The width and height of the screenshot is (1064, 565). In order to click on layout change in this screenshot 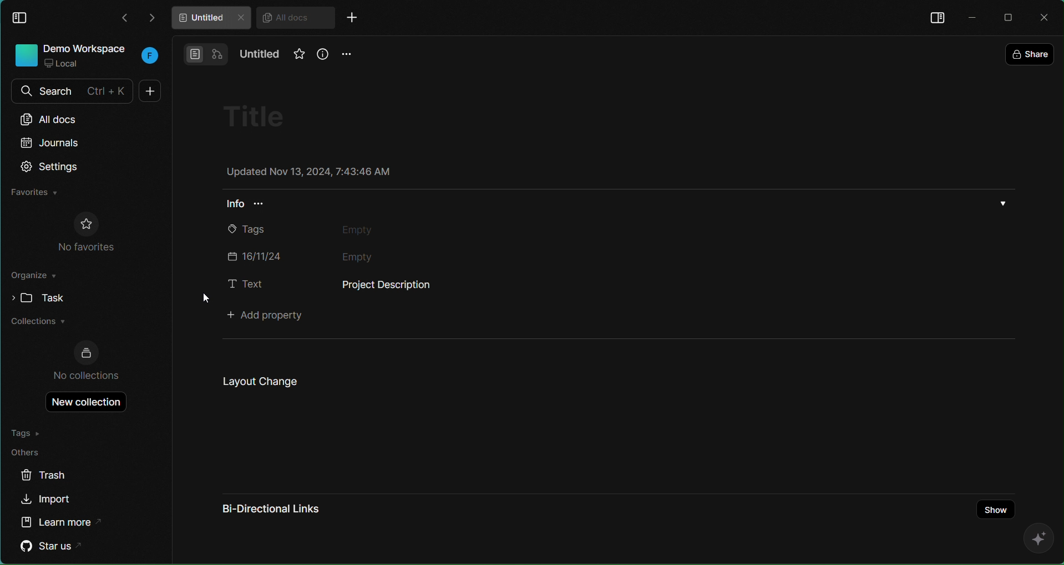, I will do `click(257, 381)`.